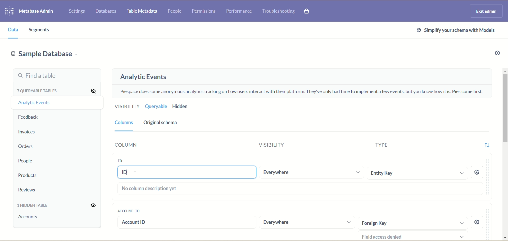 This screenshot has height=241, width=508. I want to click on Foreign Key, so click(411, 223).